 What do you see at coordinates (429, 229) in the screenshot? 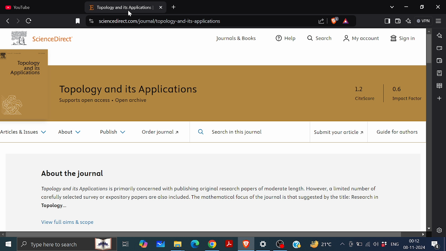
I see `Move down` at bounding box center [429, 229].